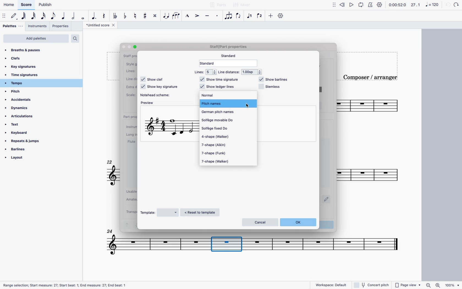 This screenshot has height=289, width=462. I want to click on score, so click(27, 4).